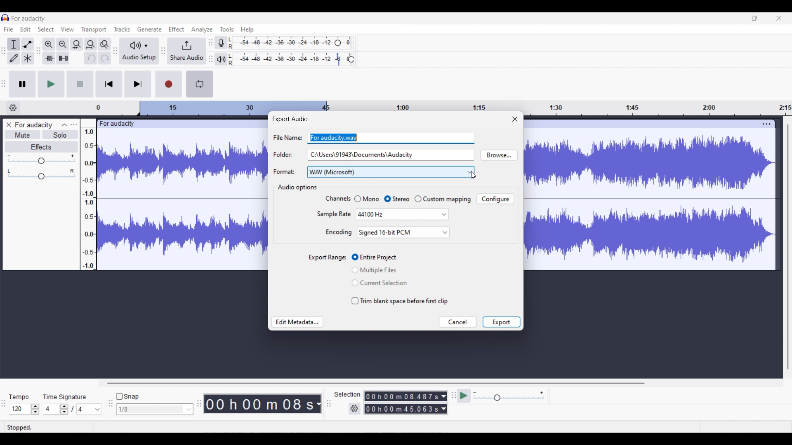 The image size is (792, 445). I want to click on Zoom in, so click(49, 44).